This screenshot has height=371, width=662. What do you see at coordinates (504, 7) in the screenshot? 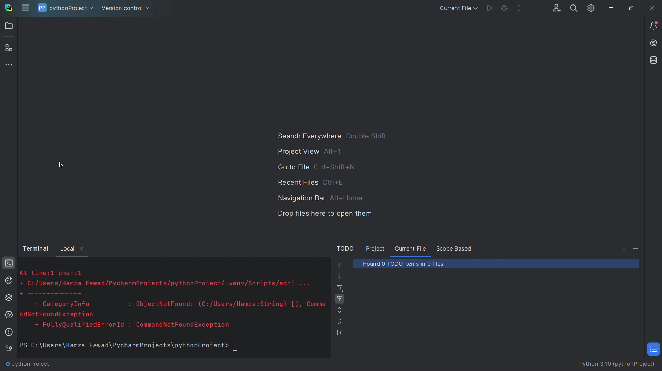
I see `Debug` at bounding box center [504, 7].